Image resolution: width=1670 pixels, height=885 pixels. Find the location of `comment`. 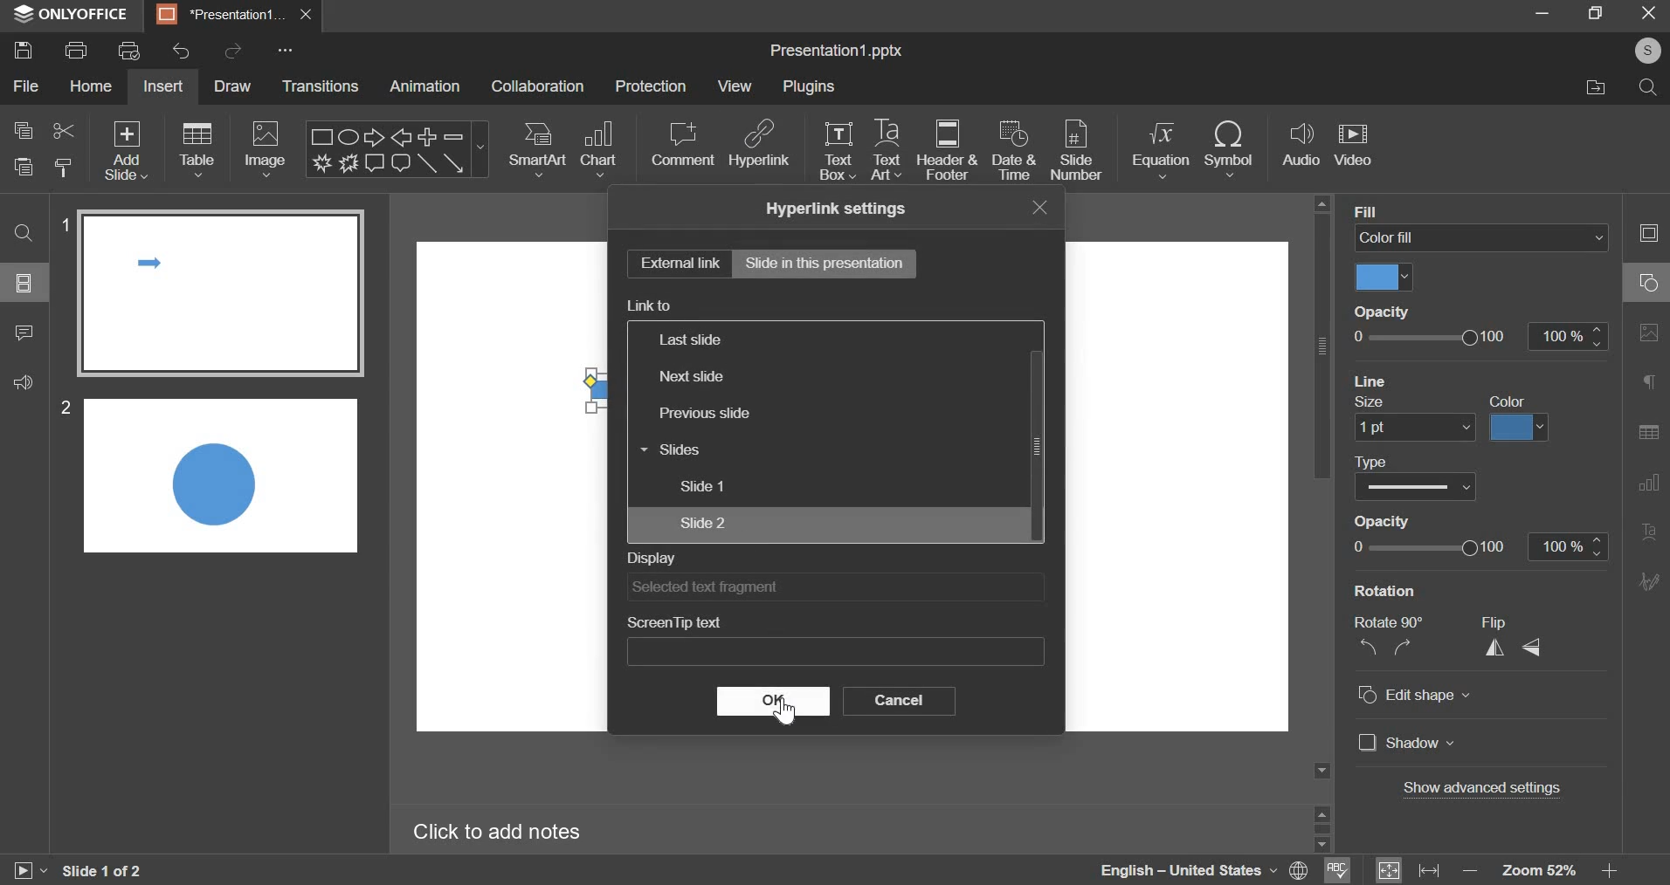

comment is located at coordinates (24, 332).